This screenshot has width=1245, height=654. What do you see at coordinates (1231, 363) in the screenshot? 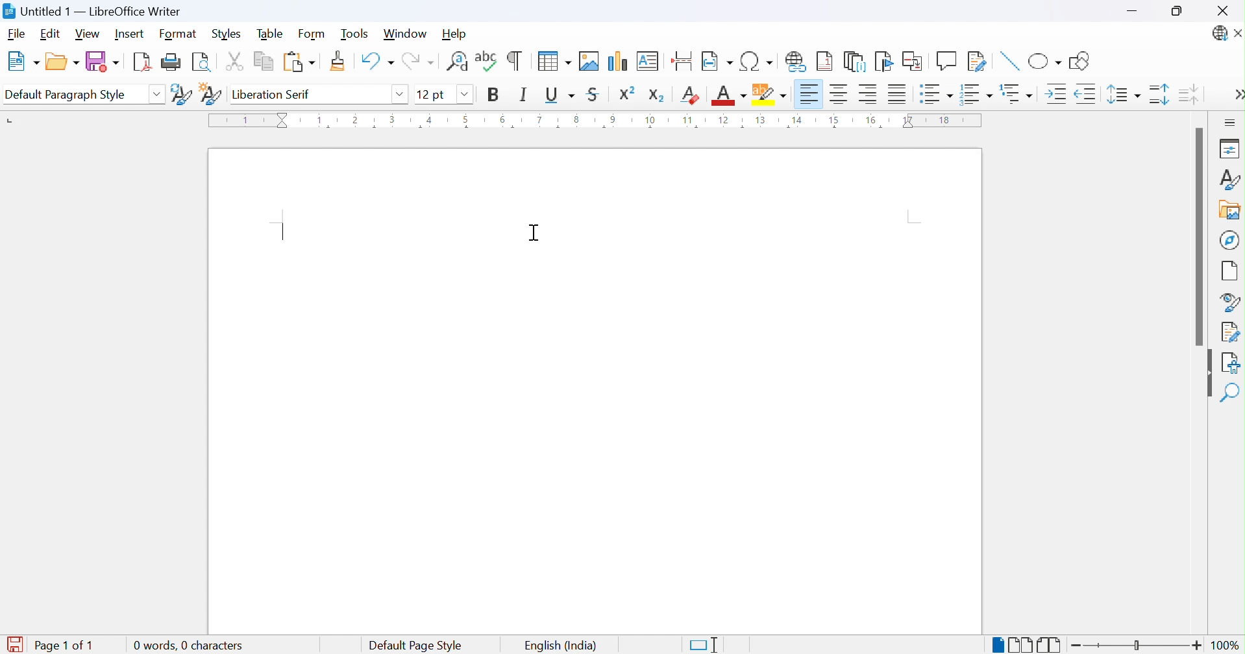
I see `Accessibility check` at bounding box center [1231, 363].